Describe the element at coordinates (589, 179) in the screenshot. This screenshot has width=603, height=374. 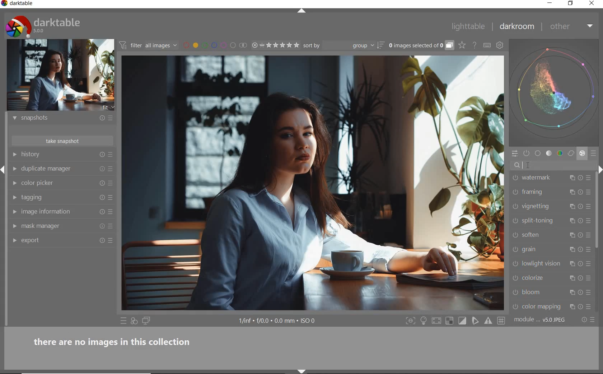
I see `preset and preferences` at that location.